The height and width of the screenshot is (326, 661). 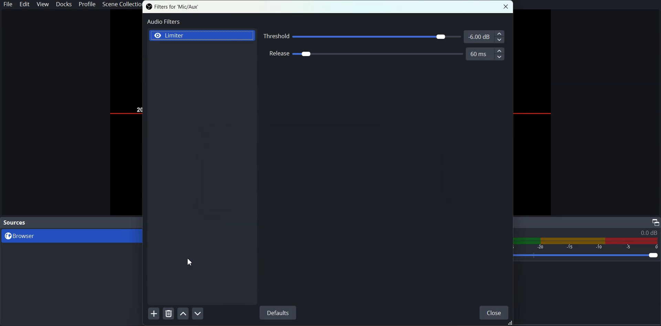 What do you see at coordinates (190, 262) in the screenshot?
I see `Cursor` at bounding box center [190, 262].